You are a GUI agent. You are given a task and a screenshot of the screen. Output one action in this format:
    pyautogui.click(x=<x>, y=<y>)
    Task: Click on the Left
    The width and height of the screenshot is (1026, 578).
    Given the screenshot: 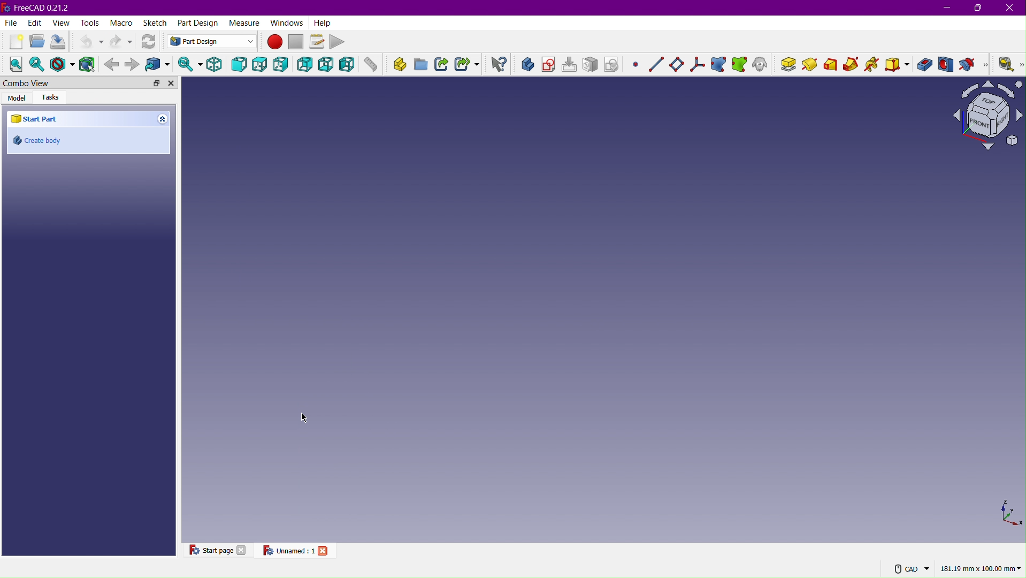 What is the action you would take?
    pyautogui.click(x=349, y=65)
    